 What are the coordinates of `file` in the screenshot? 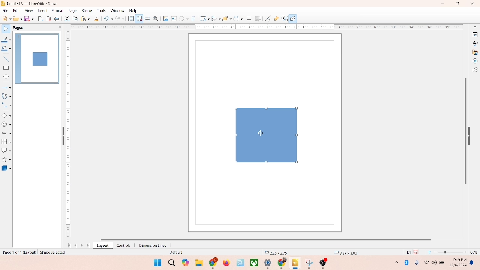 It's located at (6, 10).